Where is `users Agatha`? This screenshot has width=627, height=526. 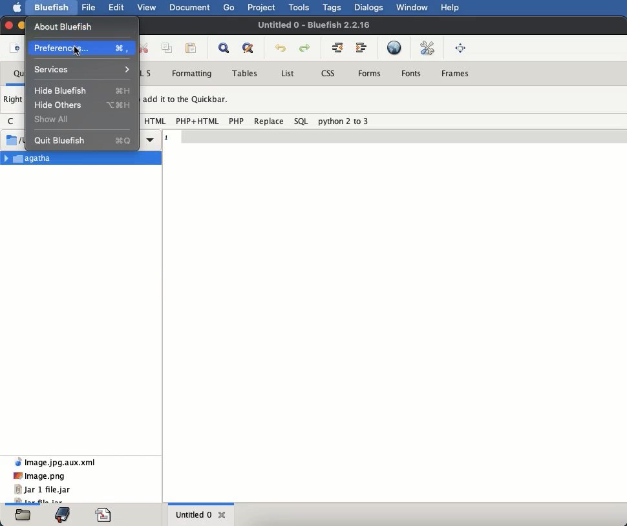
users Agatha is located at coordinates (151, 140).